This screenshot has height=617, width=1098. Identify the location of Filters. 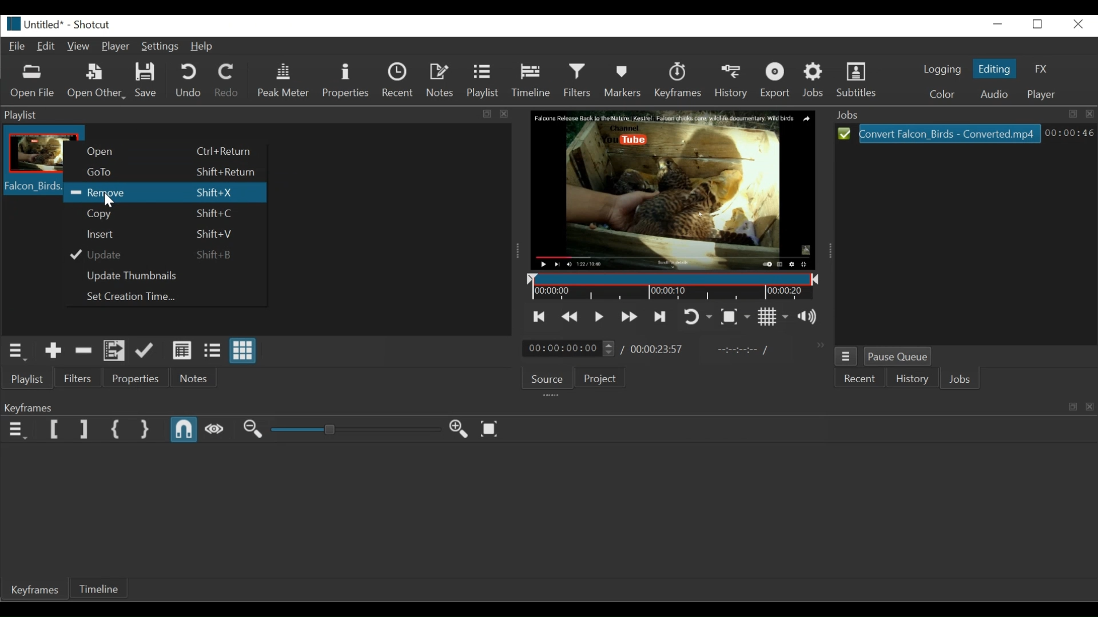
(78, 378).